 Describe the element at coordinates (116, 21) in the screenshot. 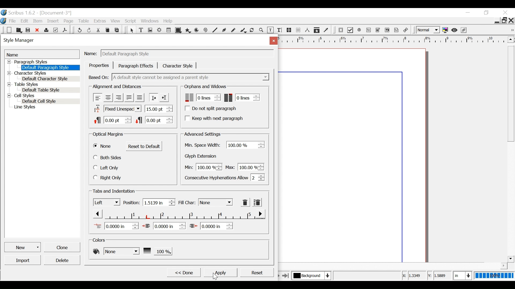

I see `View` at that location.